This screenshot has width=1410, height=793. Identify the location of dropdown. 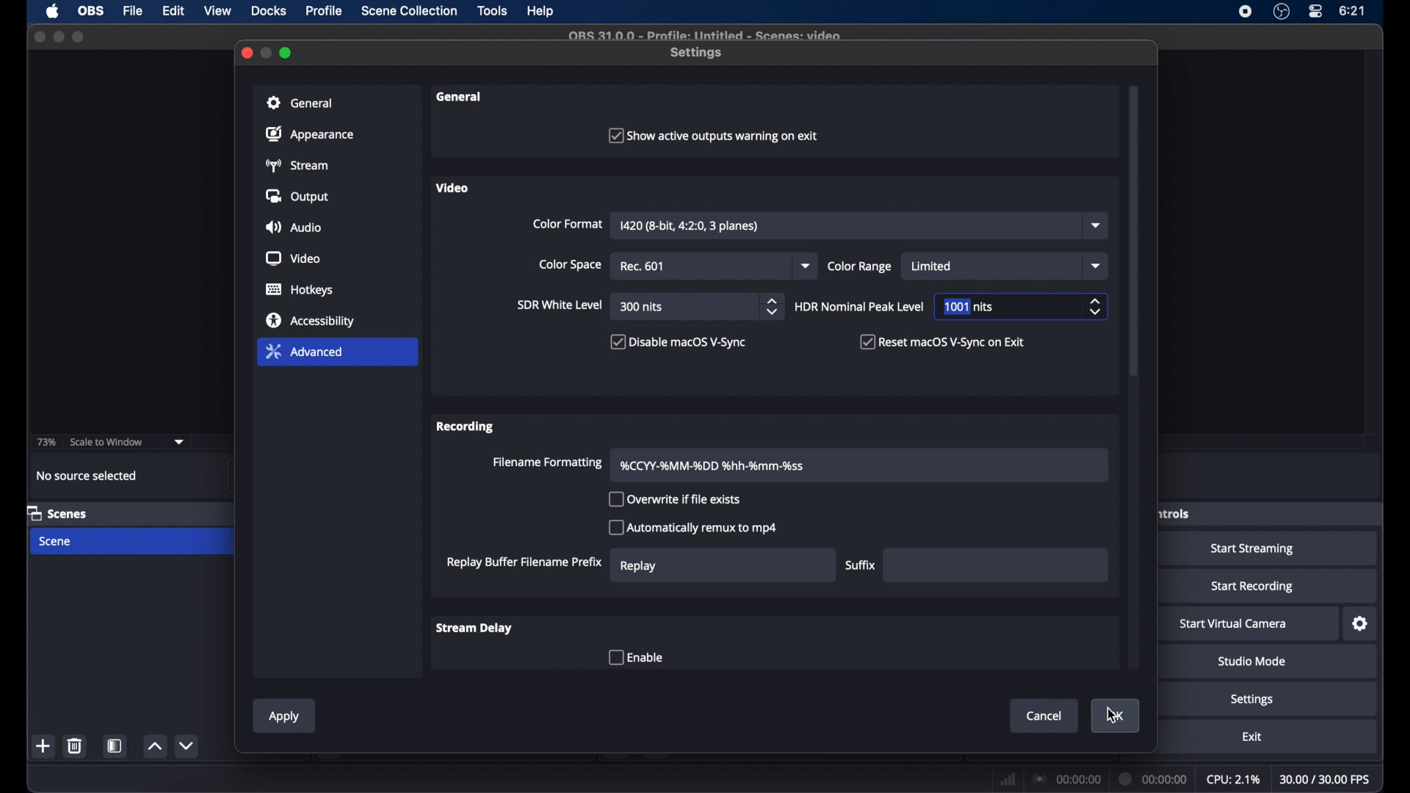
(180, 442).